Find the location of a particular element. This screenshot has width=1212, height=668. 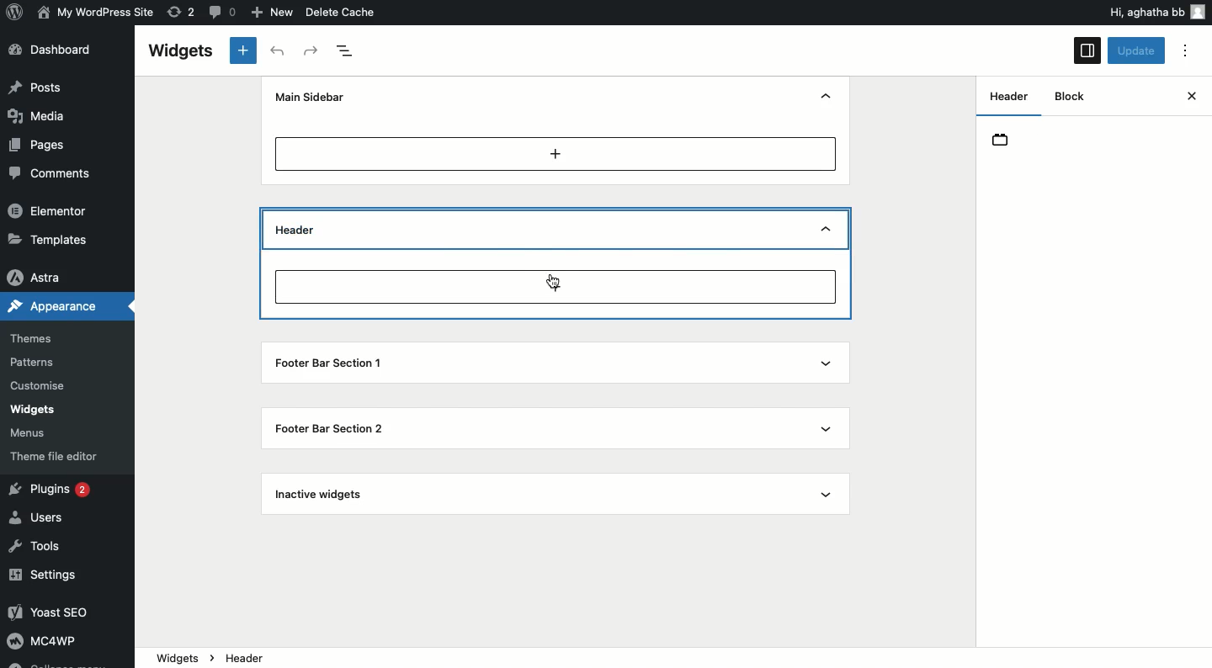

Logo is located at coordinates (16, 11).